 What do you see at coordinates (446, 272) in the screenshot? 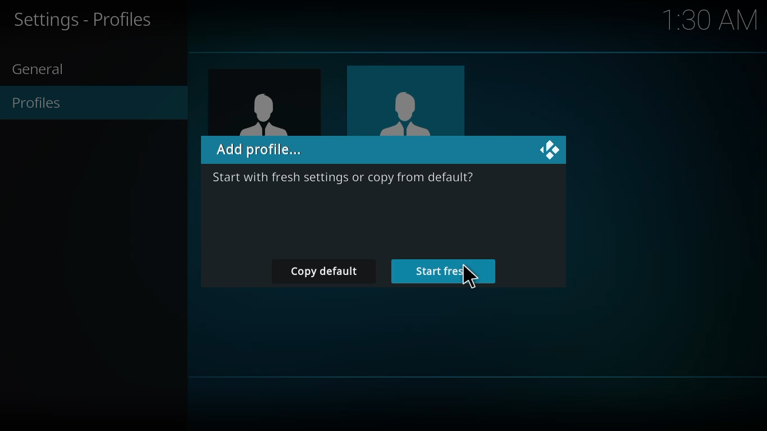
I see `start fresh` at bounding box center [446, 272].